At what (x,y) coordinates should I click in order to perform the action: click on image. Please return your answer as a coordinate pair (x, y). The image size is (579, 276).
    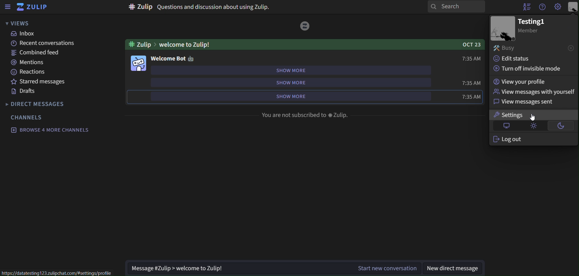
    Looking at the image, I should click on (305, 27).